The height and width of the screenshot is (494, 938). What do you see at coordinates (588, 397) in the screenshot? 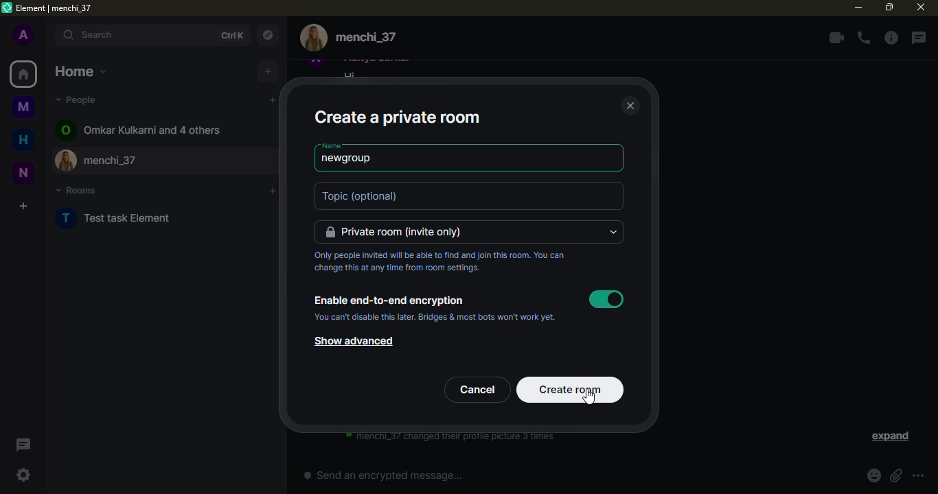
I see `Cursor` at bounding box center [588, 397].